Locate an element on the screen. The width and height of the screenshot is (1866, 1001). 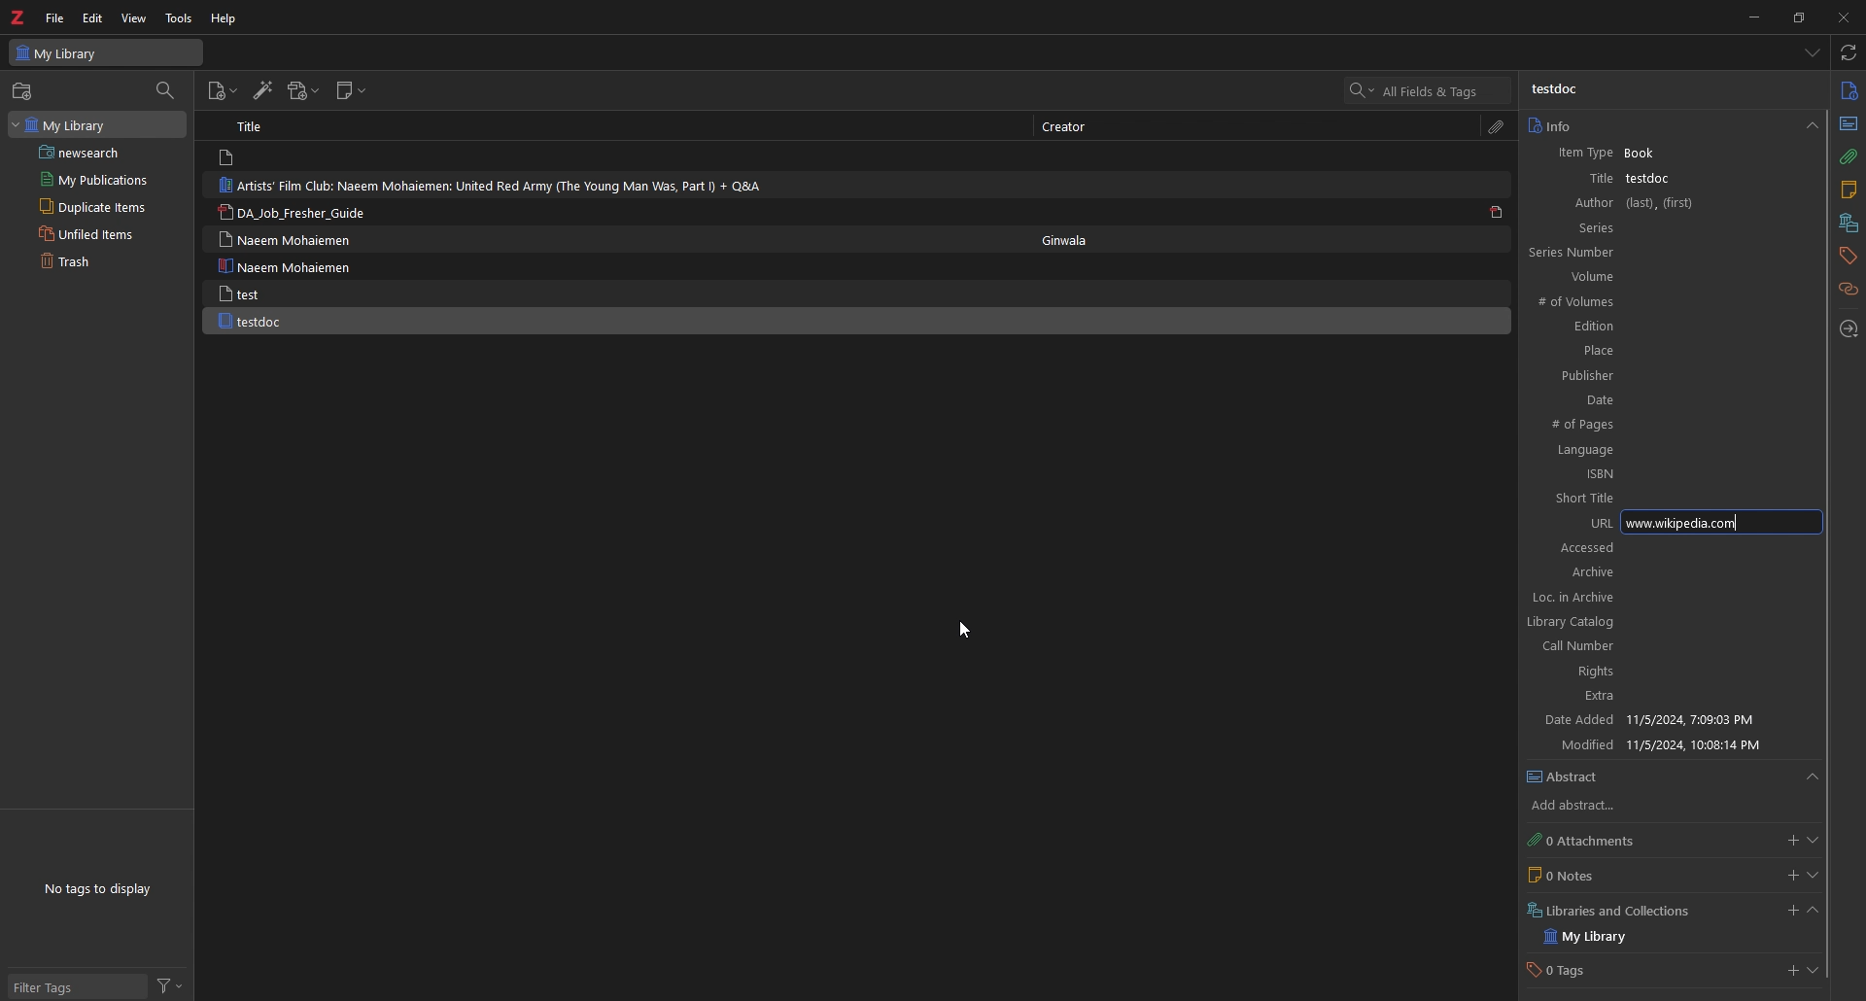
show is located at coordinates (1814, 970).